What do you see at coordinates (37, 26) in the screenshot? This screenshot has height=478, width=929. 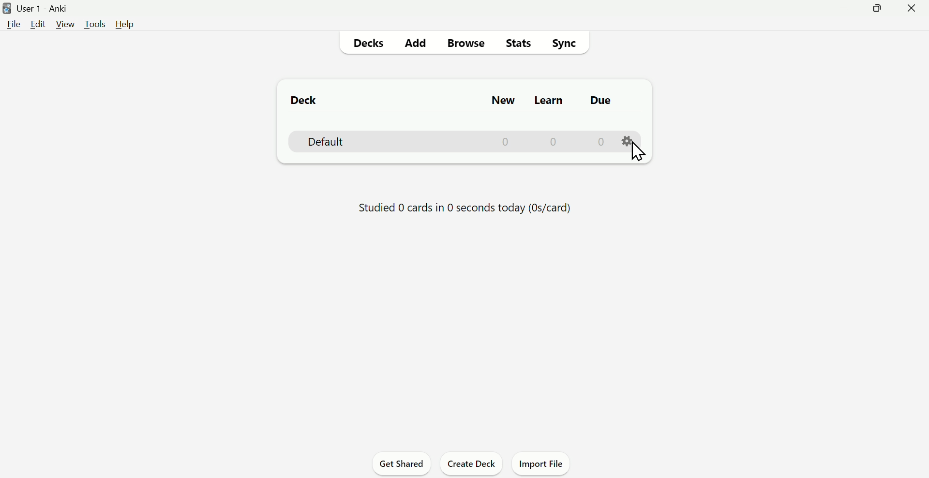 I see `Edit` at bounding box center [37, 26].